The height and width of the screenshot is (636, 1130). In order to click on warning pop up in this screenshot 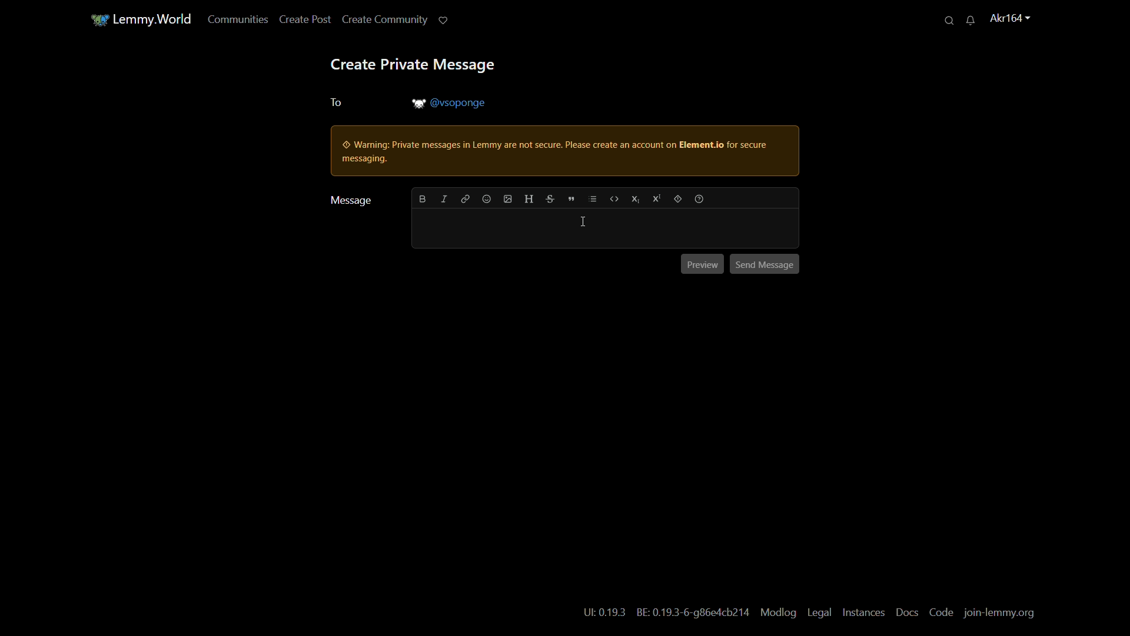, I will do `click(561, 152)`.